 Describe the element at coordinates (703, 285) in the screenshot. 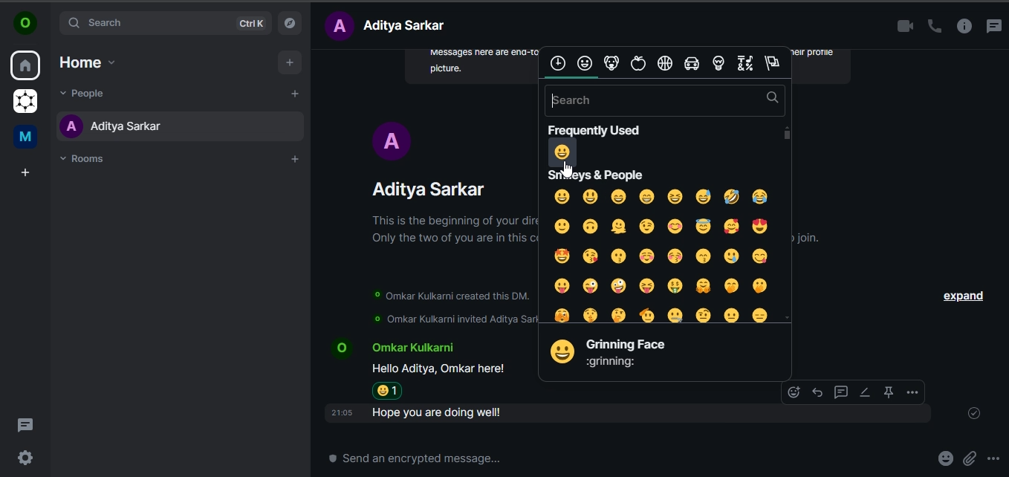

I see `smiling face with open hands` at that location.